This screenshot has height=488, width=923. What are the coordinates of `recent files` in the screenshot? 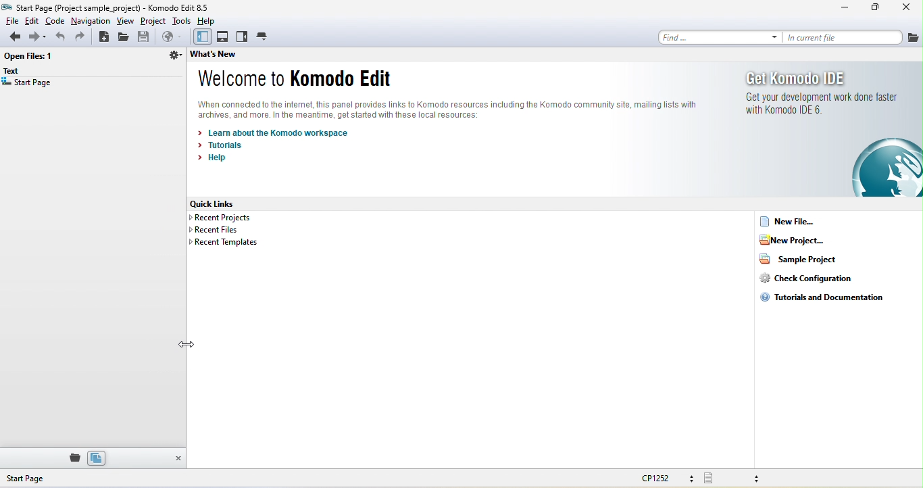 It's located at (218, 230).